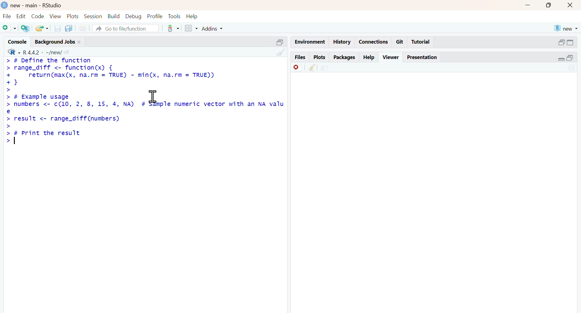 This screenshot has width=581, height=313. Describe the element at coordinates (42, 52) in the screenshot. I see `R 4.4.2 ~/new/` at that location.